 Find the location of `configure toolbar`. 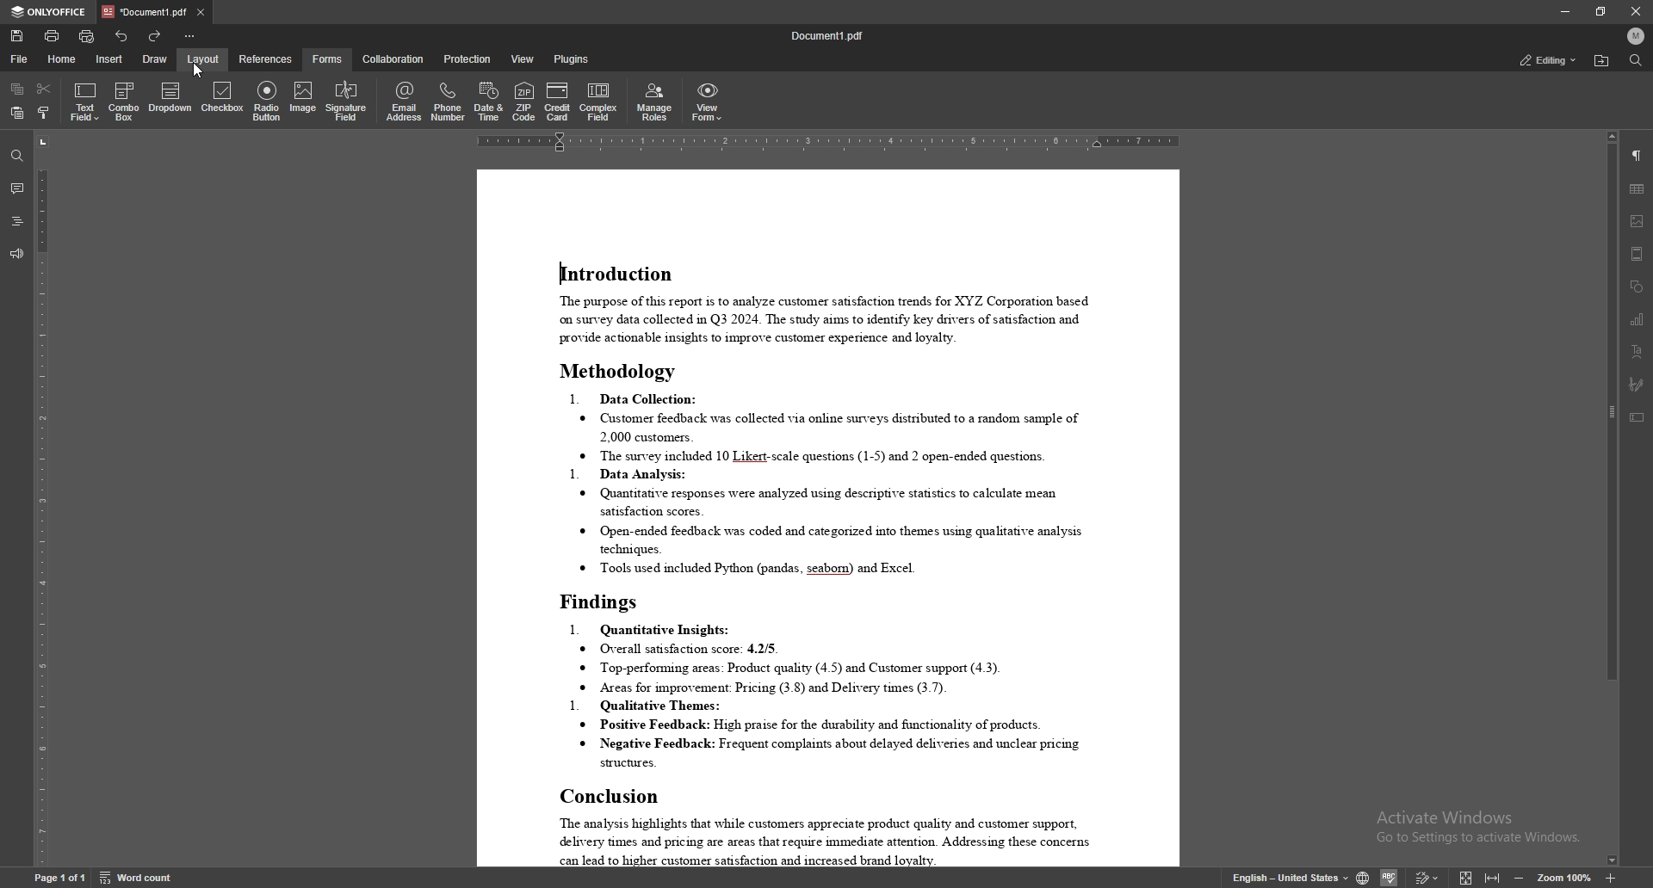

configure toolbar is located at coordinates (193, 35).